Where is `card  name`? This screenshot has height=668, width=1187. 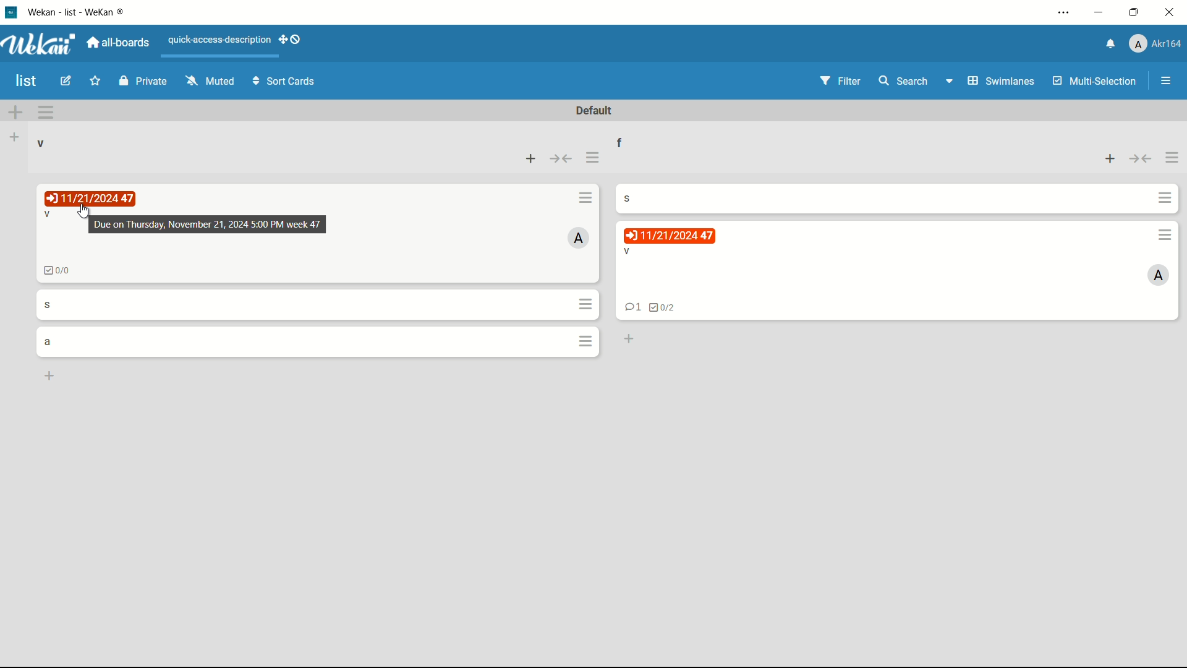 card  name is located at coordinates (626, 252).